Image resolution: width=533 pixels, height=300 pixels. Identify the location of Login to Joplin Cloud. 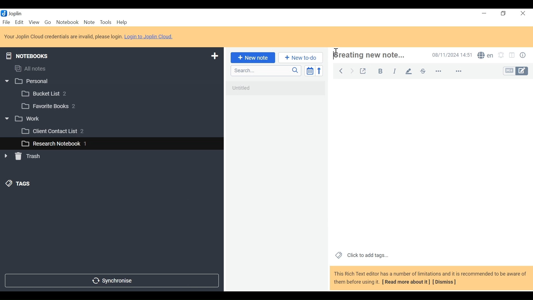
(63, 37).